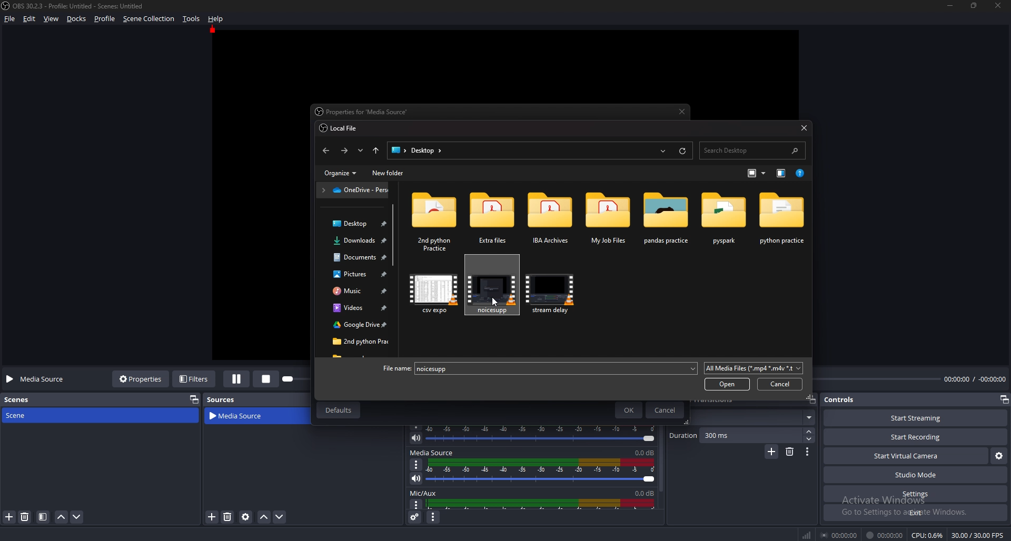  What do you see at coordinates (354, 241) in the screenshot?
I see `Folder` at bounding box center [354, 241].